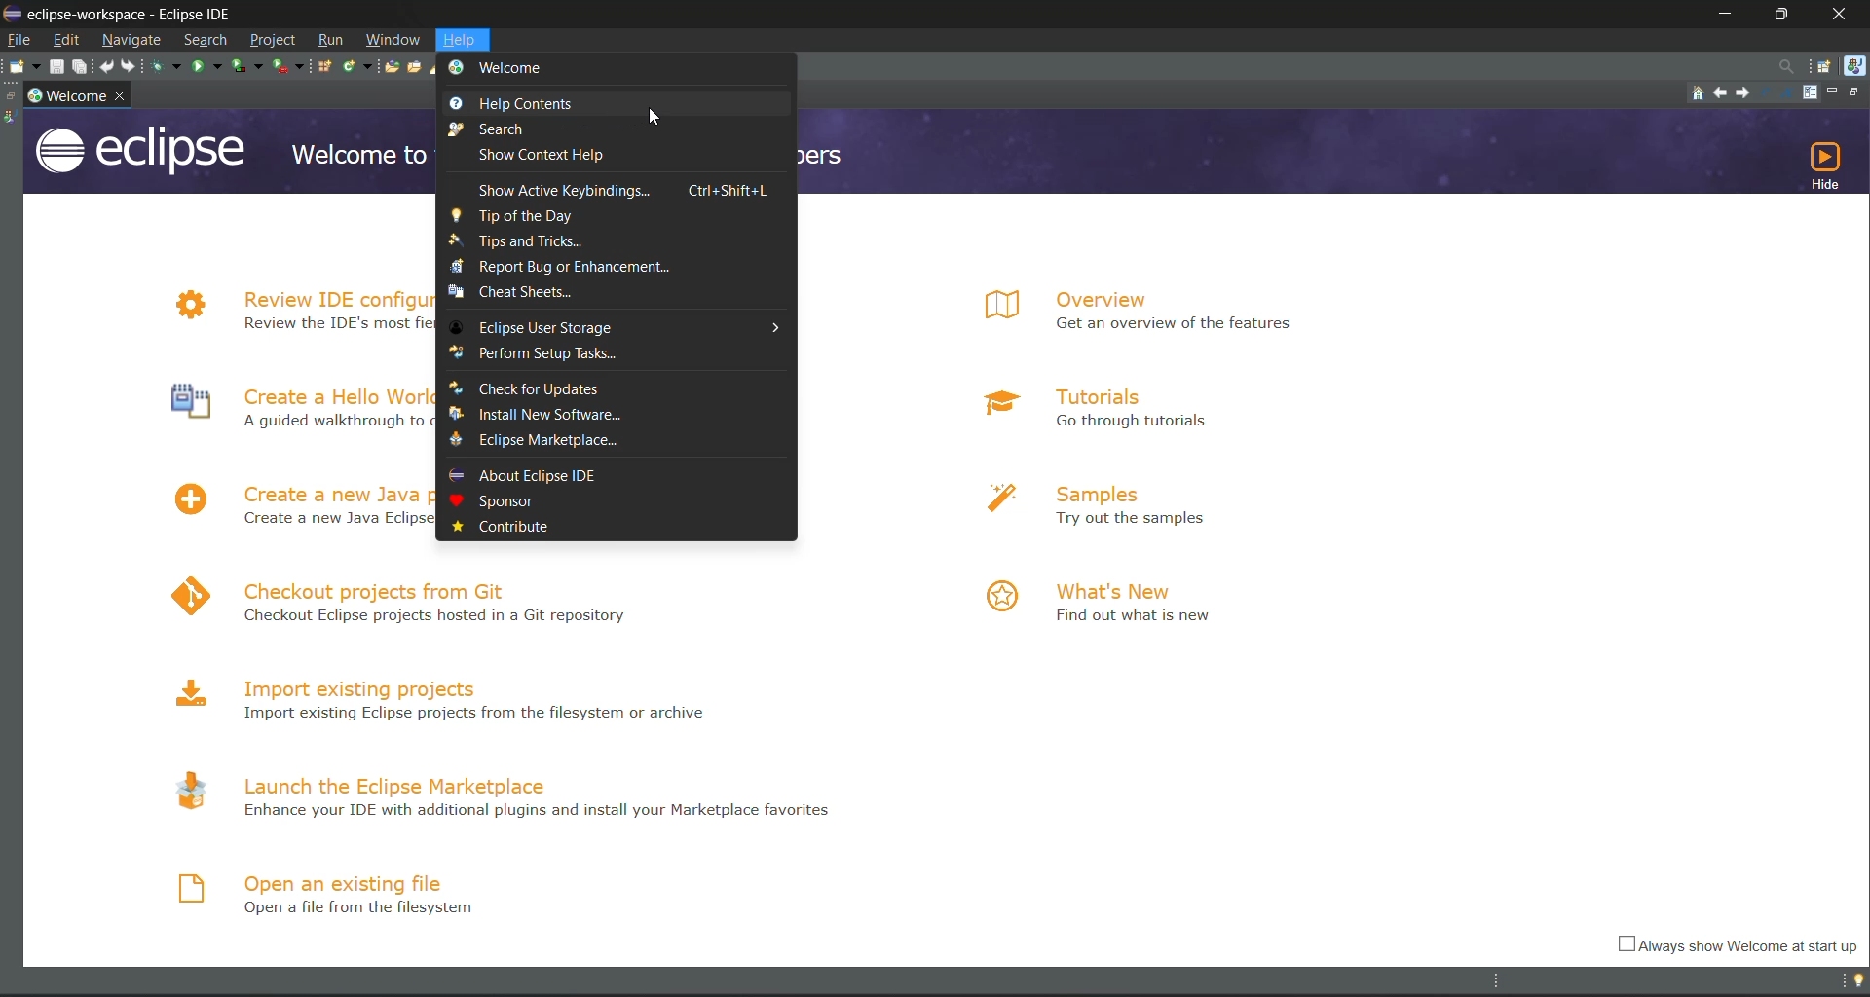  What do you see at coordinates (1765, 92) in the screenshot?
I see `reduce` at bounding box center [1765, 92].